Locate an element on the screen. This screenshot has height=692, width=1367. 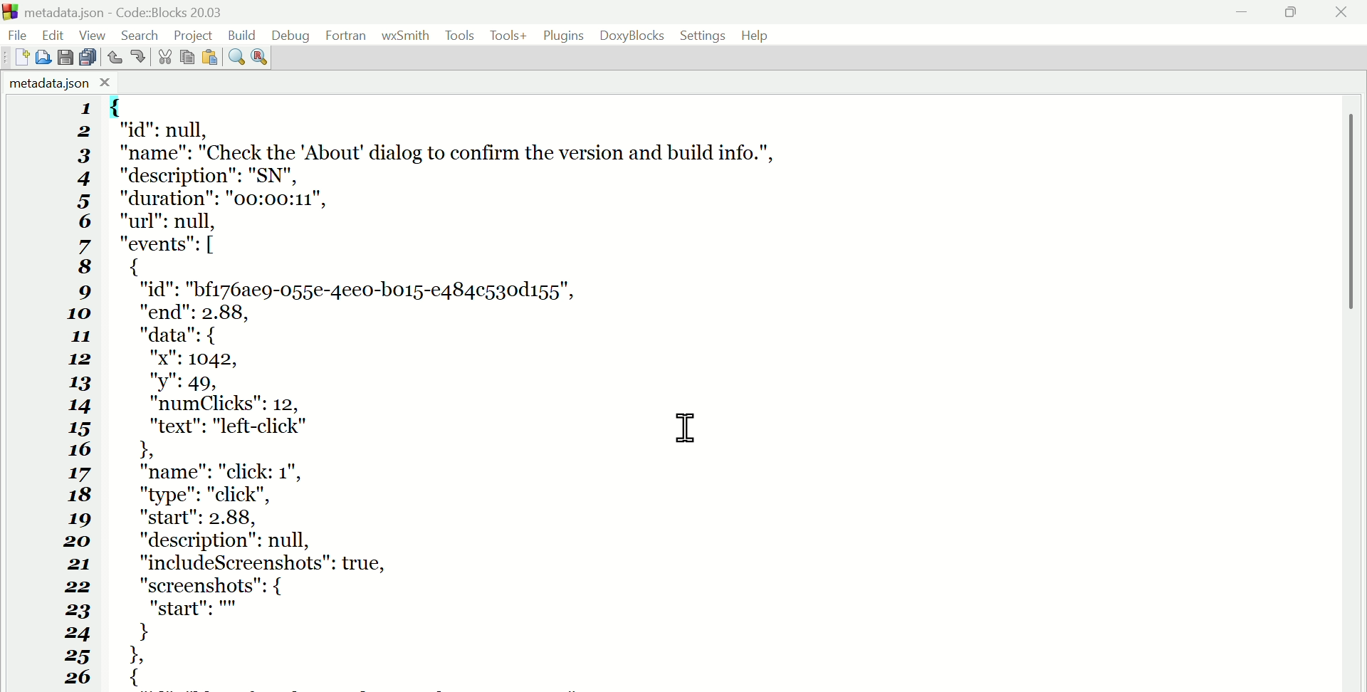
Edit is located at coordinates (54, 34).